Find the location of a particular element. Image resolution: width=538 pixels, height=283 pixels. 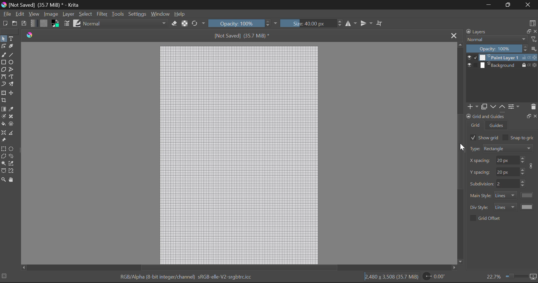

Brush Size is located at coordinates (310, 23).